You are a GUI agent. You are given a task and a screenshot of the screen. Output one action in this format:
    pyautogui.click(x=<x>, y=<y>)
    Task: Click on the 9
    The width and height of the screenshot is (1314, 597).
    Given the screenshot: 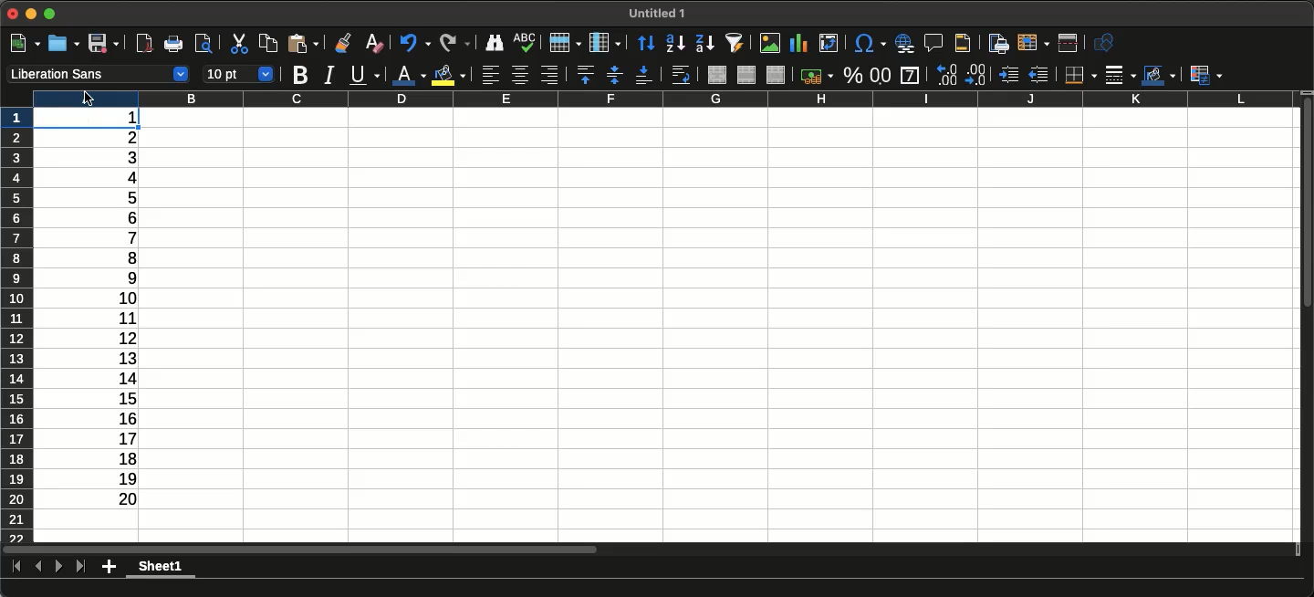 What is the action you would take?
    pyautogui.click(x=120, y=278)
    